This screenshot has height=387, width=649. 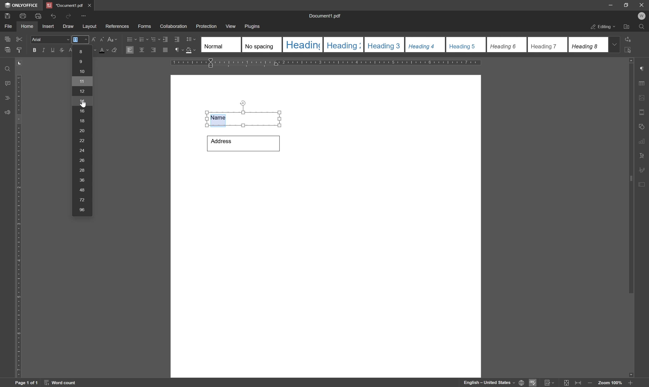 What do you see at coordinates (52, 50) in the screenshot?
I see `underline` at bounding box center [52, 50].